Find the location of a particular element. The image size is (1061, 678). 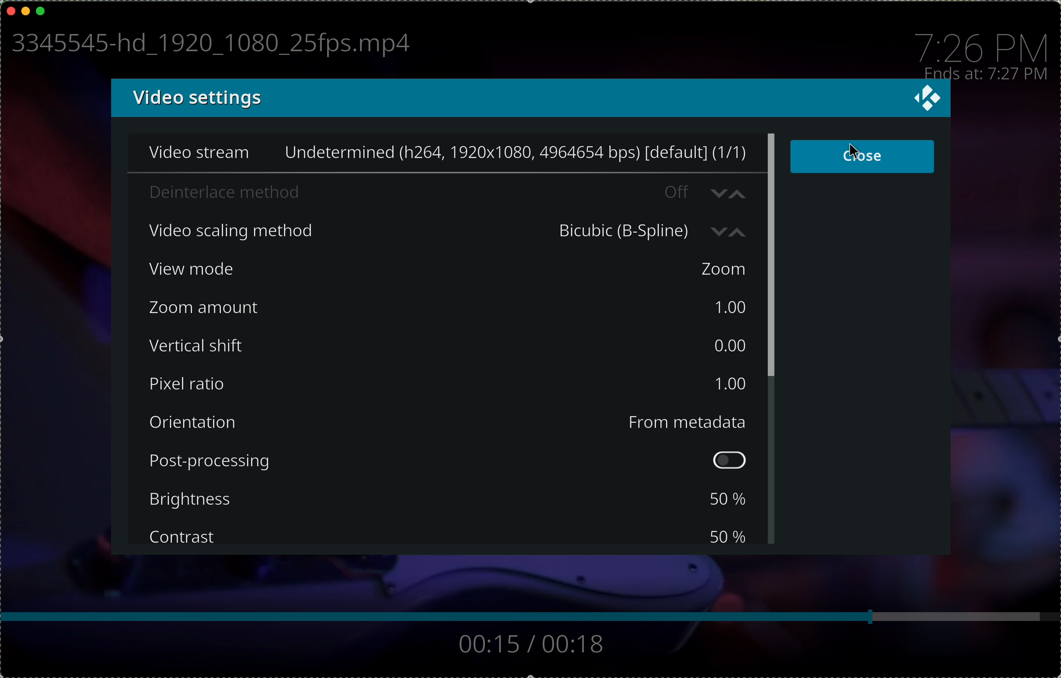

Post-processing is located at coordinates (219, 461).